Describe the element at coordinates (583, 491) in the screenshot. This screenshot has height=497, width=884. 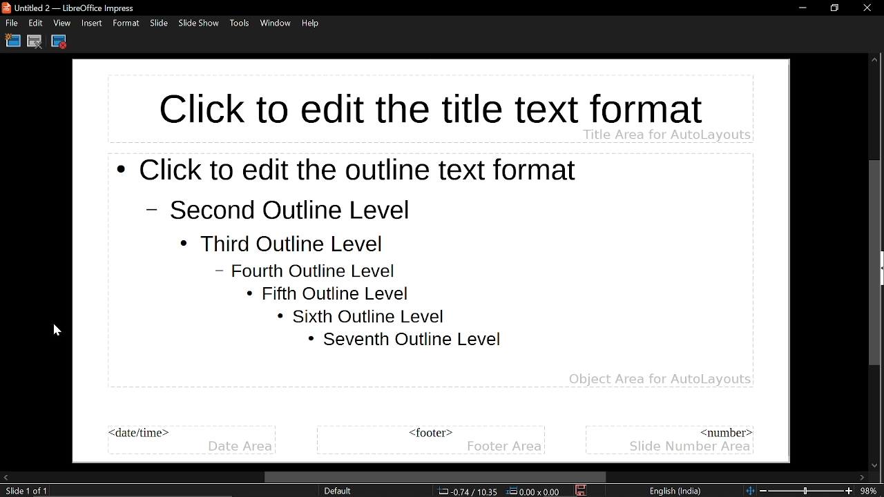
I see `Save` at that location.